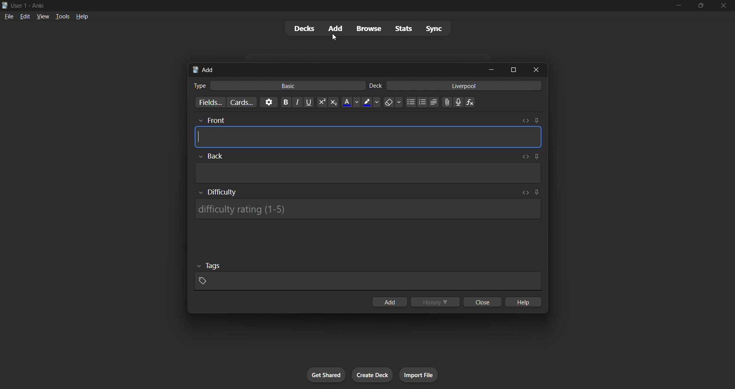  Describe the element at coordinates (42, 16) in the screenshot. I see `view` at that location.